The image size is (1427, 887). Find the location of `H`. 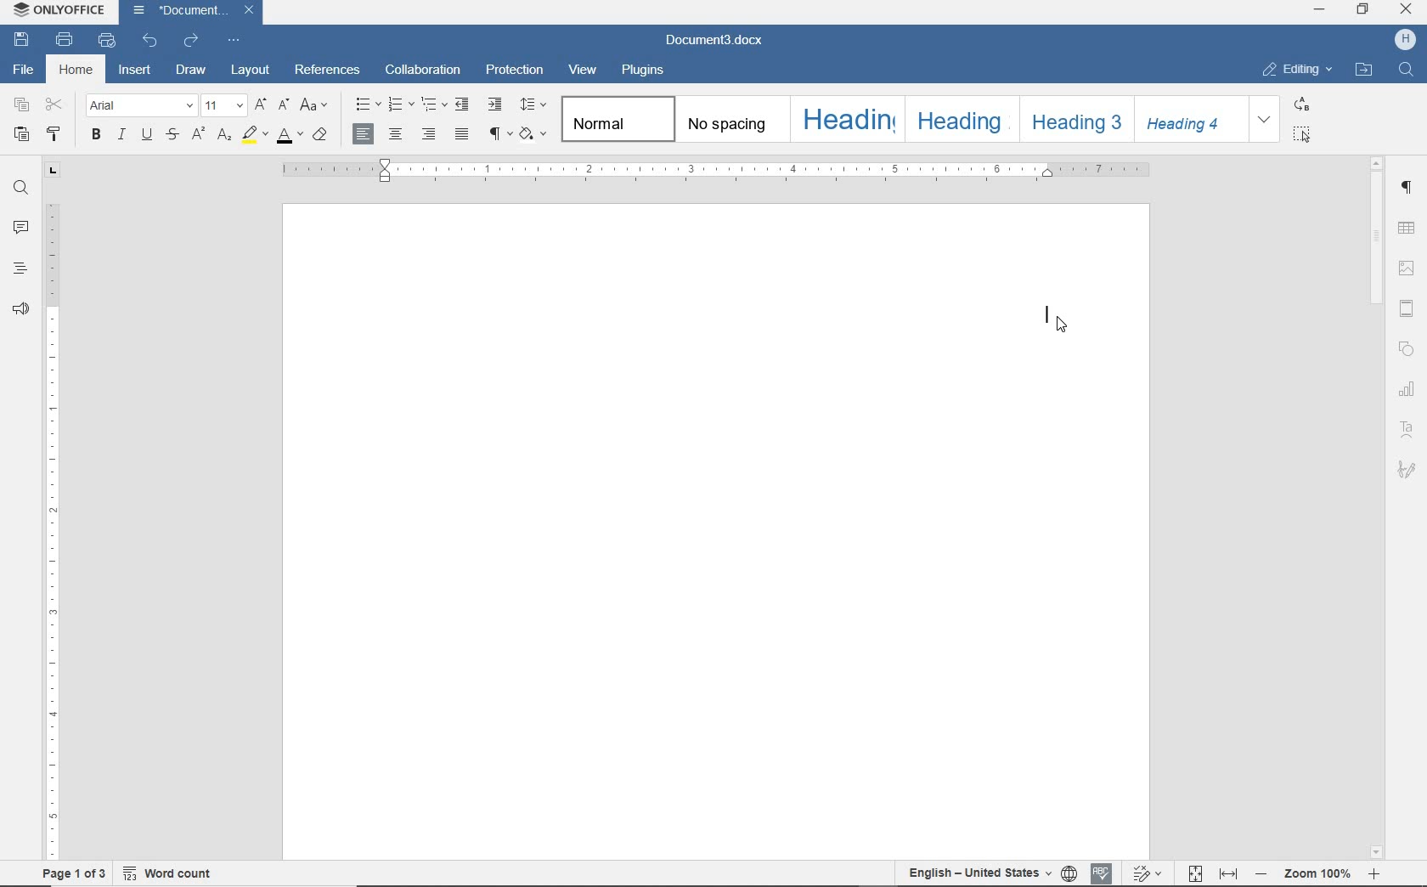

H is located at coordinates (1404, 41).